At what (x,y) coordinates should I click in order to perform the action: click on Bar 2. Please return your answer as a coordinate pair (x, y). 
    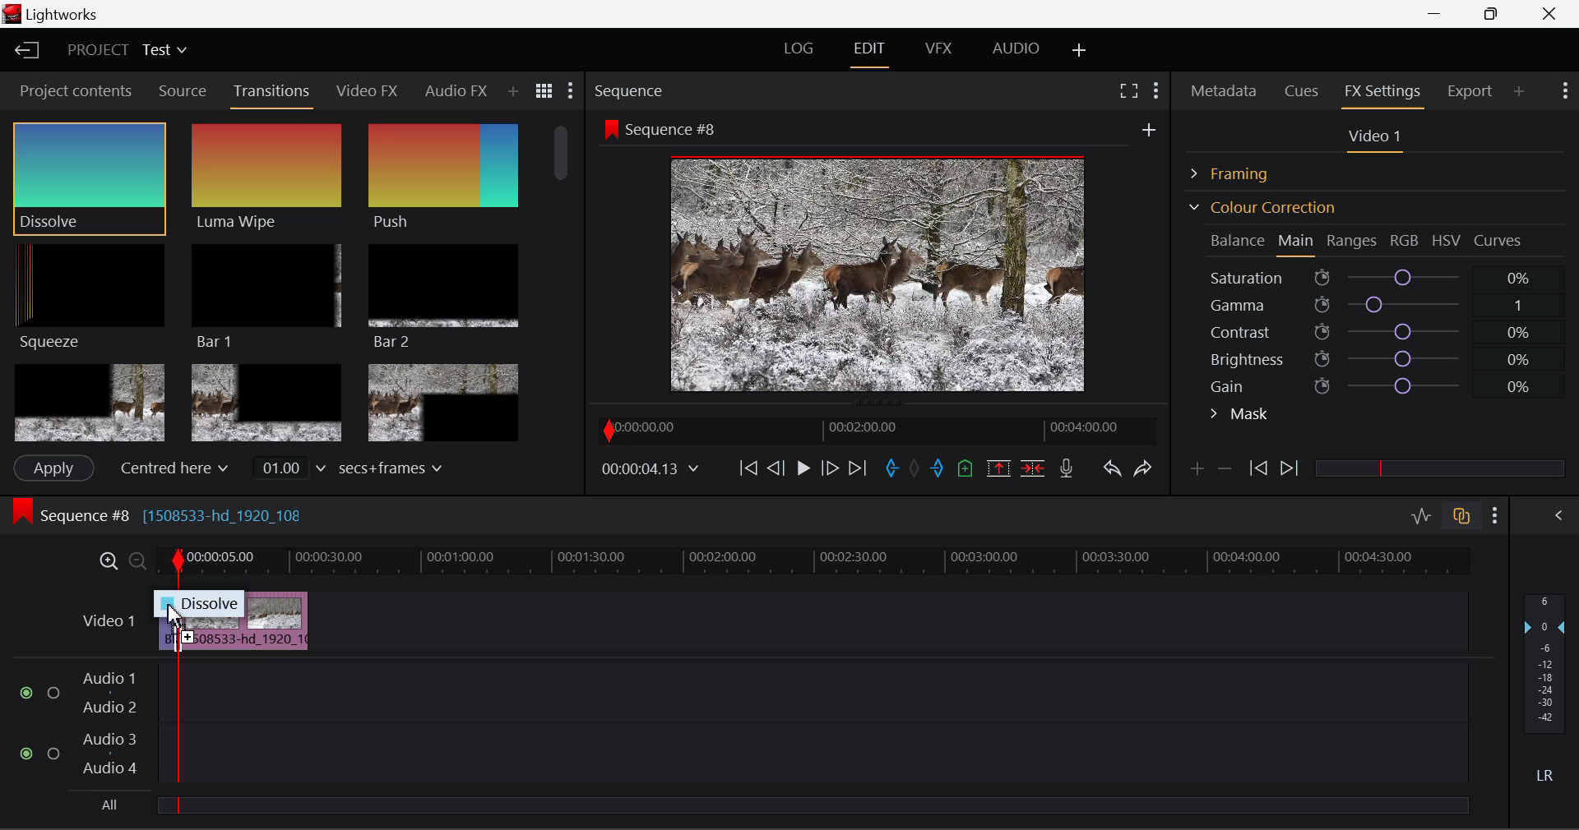
    Looking at the image, I should click on (443, 297).